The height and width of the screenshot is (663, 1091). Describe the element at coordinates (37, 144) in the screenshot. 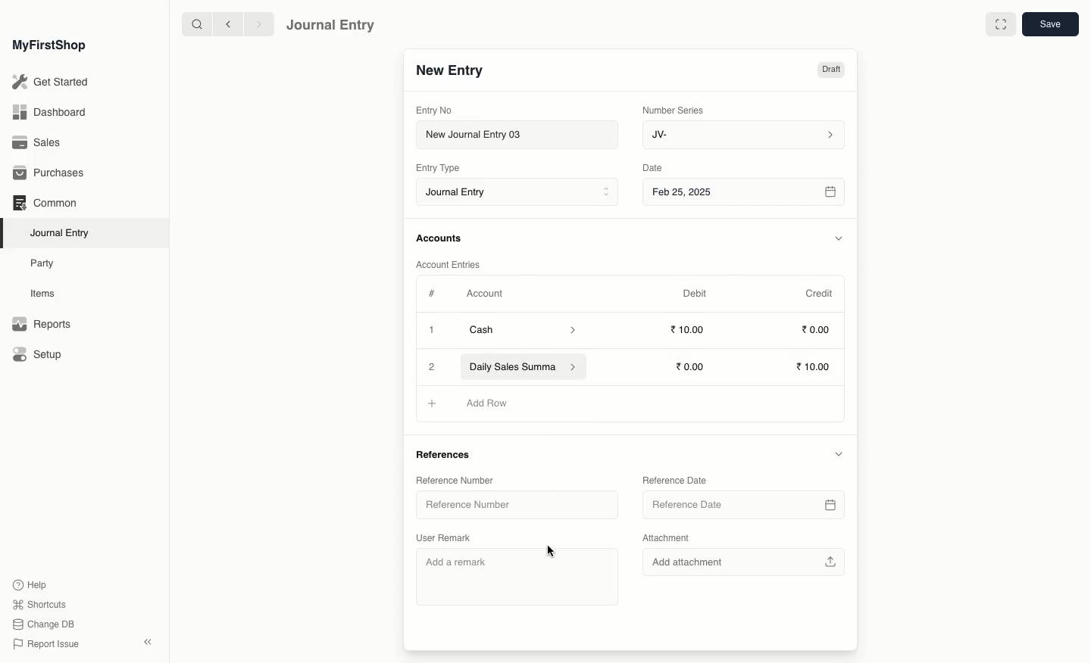

I see `Sales` at that location.